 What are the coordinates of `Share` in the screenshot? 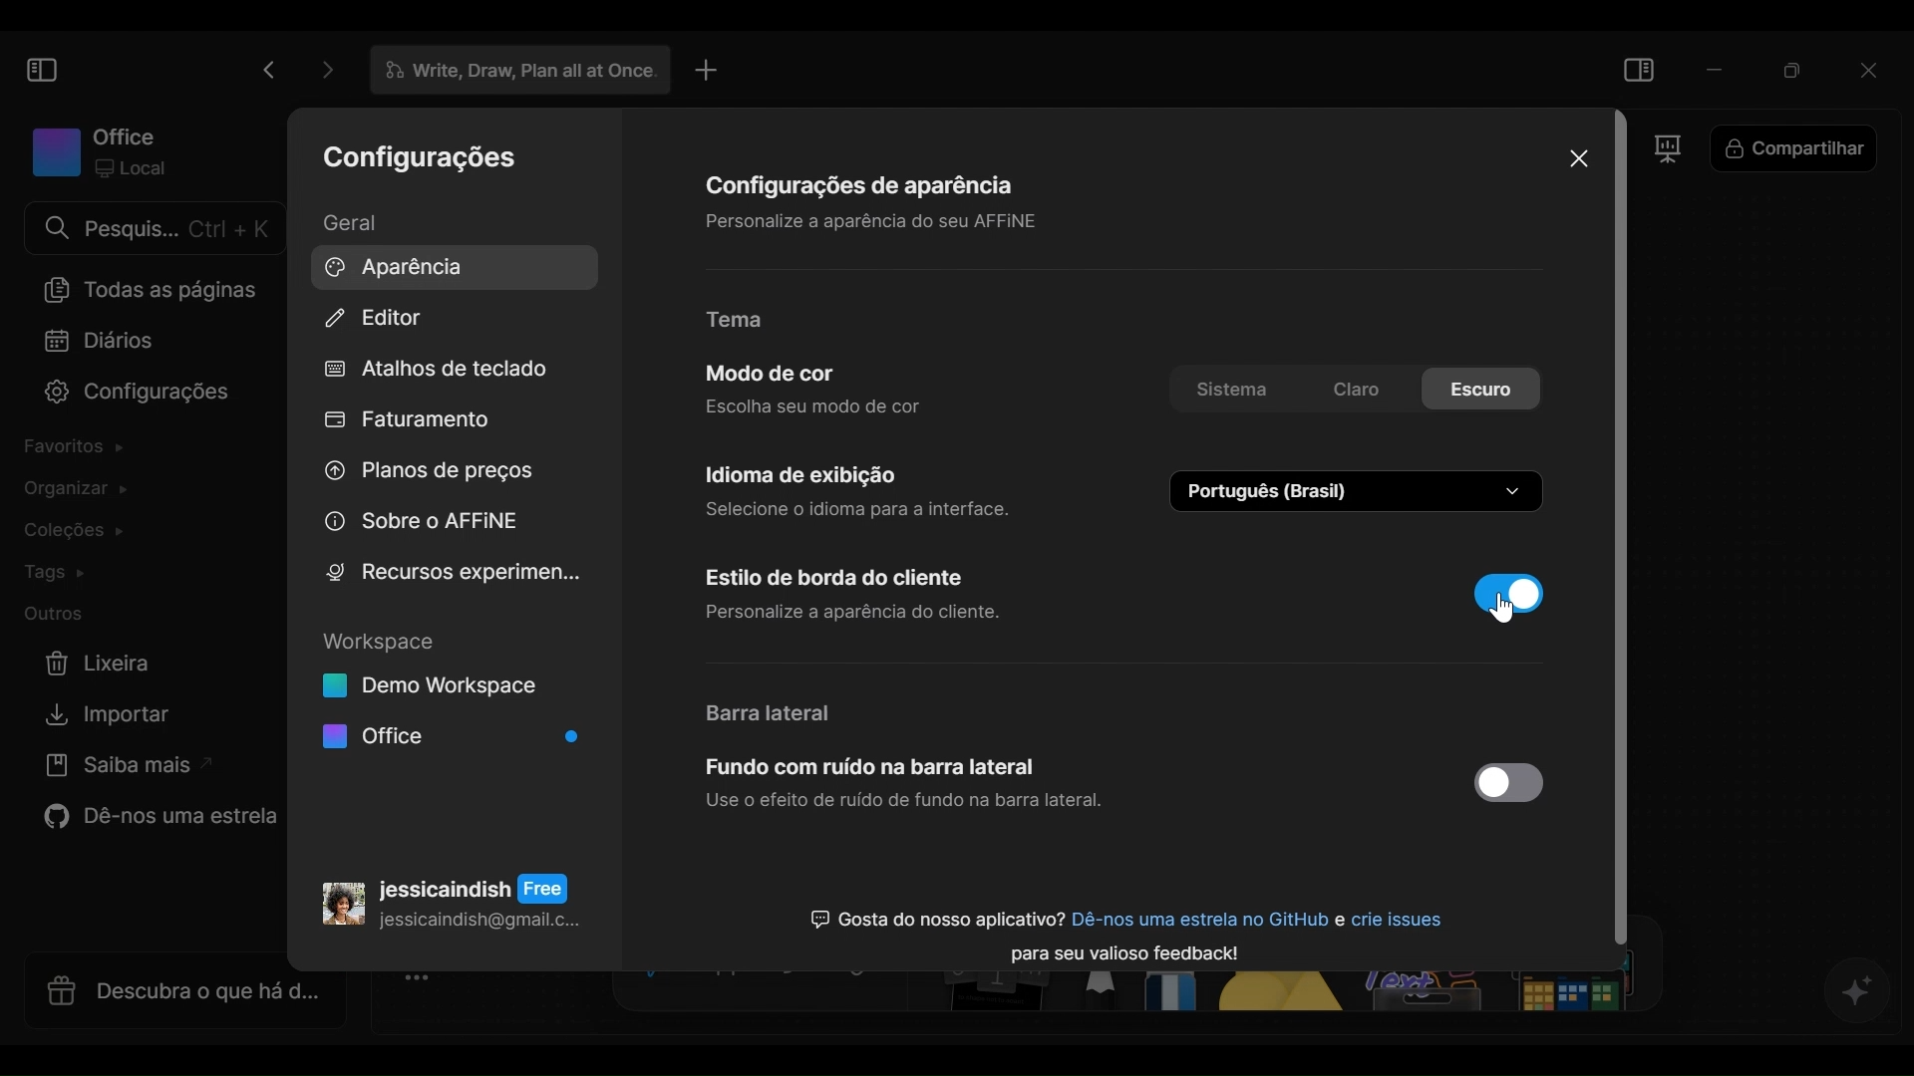 It's located at (1807, 150).